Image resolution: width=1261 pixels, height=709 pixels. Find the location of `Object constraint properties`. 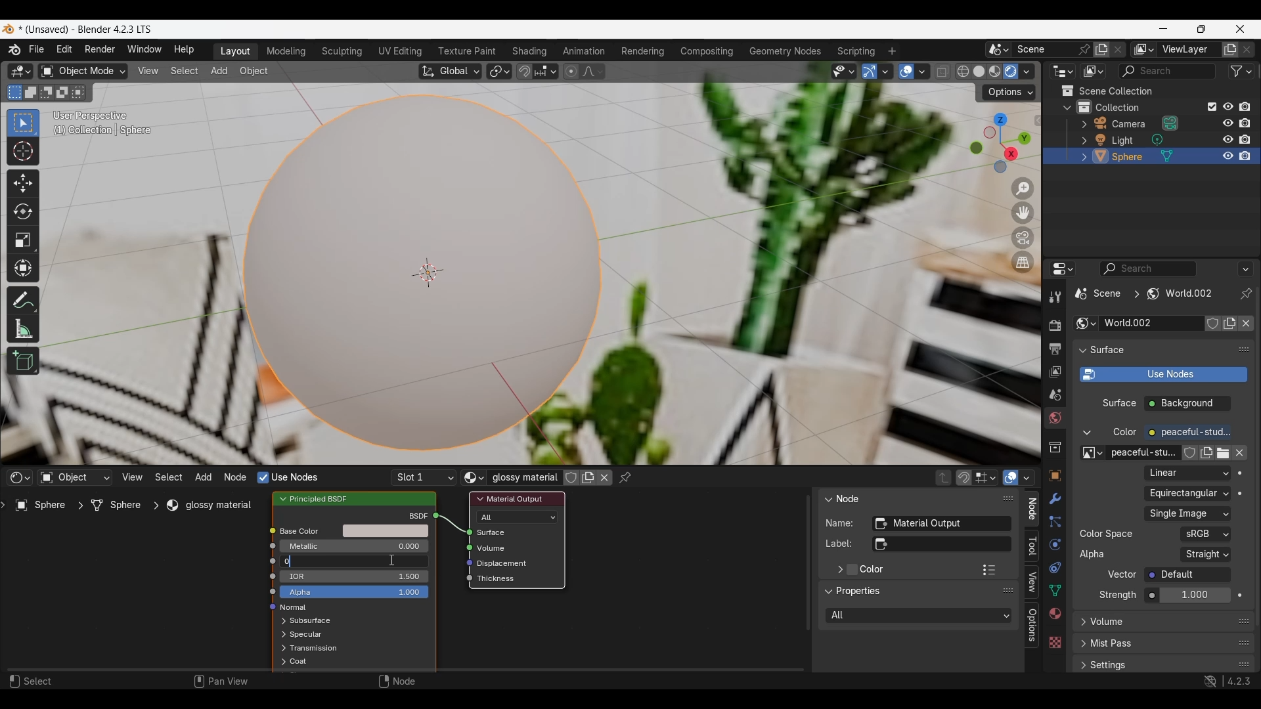

Object constraint properties is located at coordinates (1054, 567).